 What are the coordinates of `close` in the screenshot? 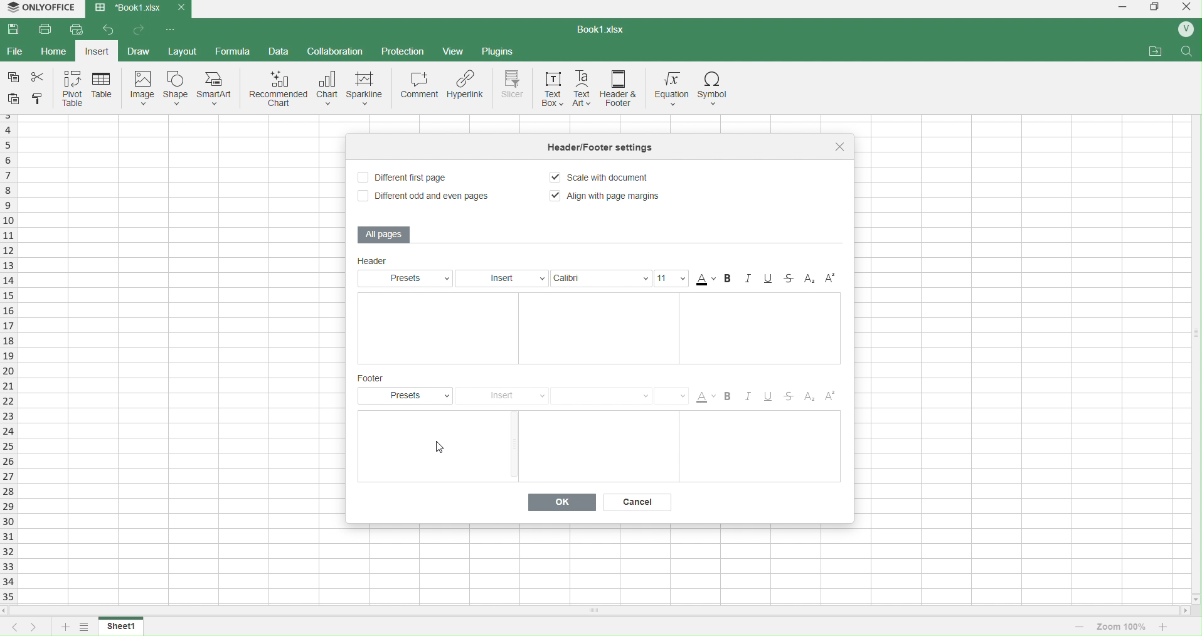 It's located at (1185, 9).